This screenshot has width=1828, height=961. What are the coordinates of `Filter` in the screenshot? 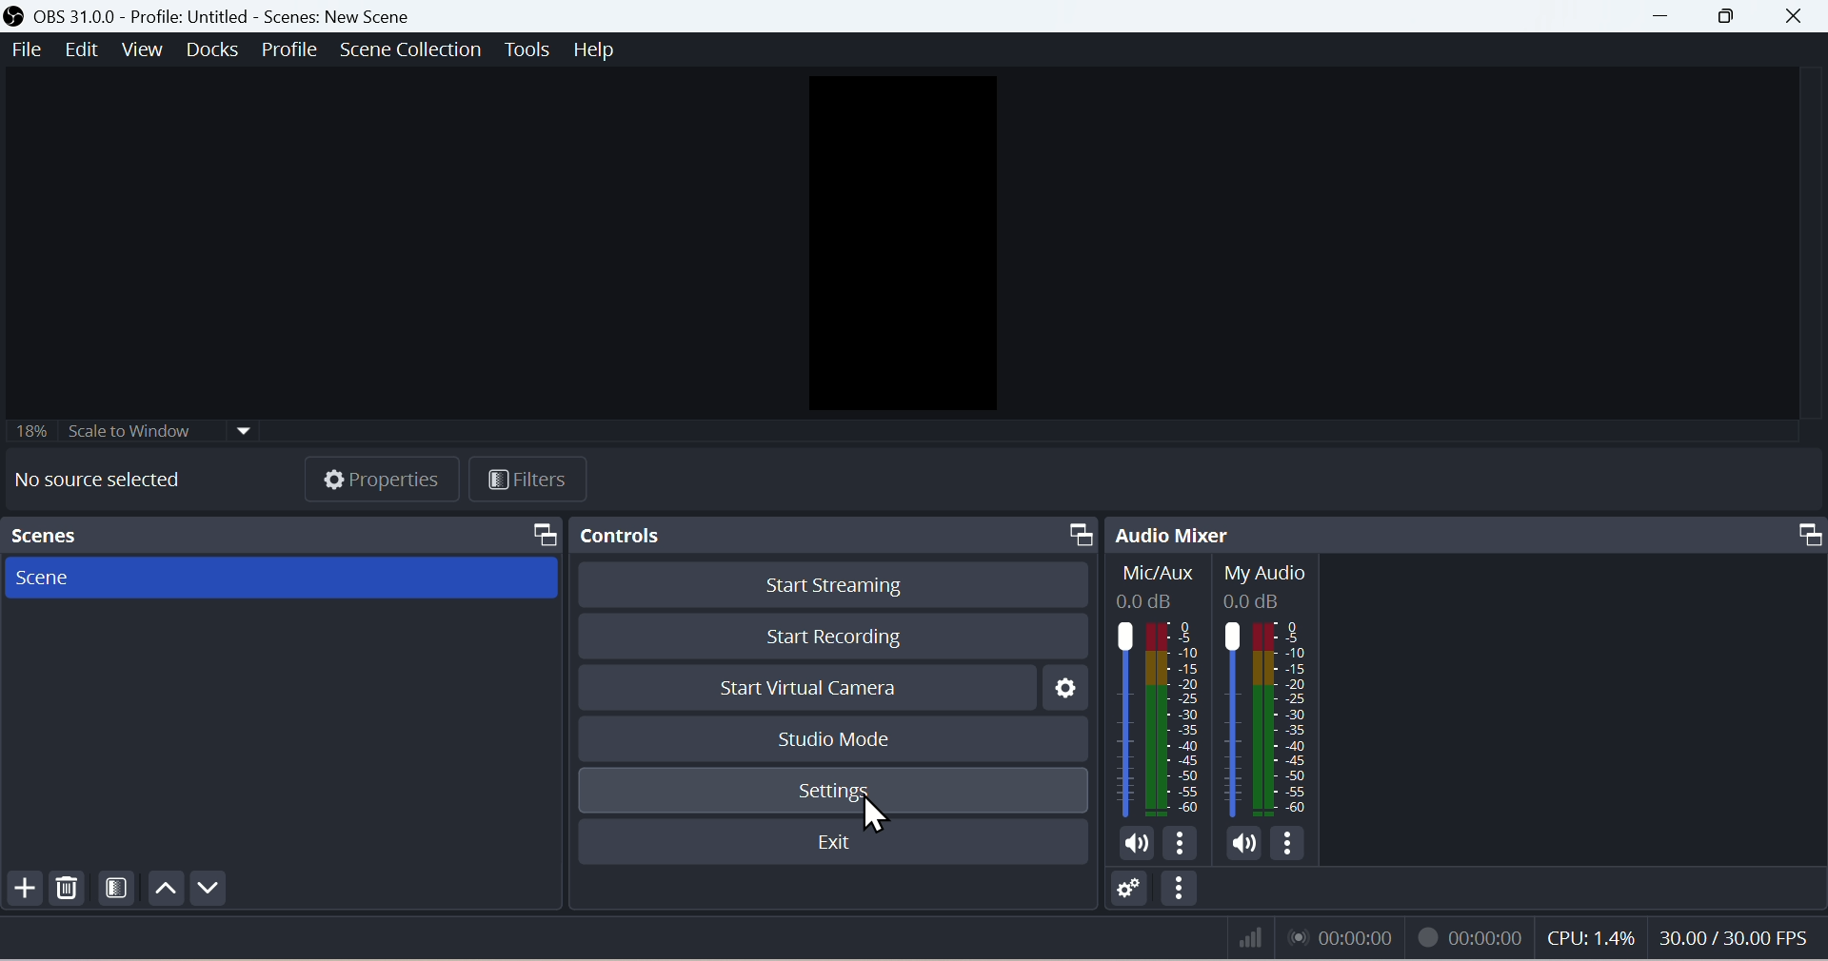 It's located at (117, 892).